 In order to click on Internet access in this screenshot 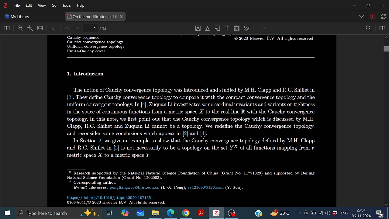, I will do `click(321, 213)`.